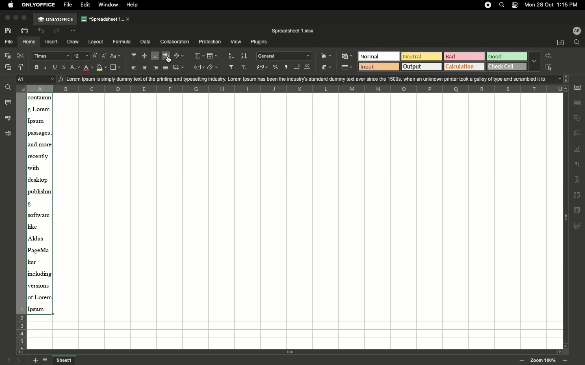 Image resolution: width=585 pixels, height=365 pixels. What do you see at coordinates (260, 43) in the screenshot?
I see `Plugins` at bounding box center [260, 43].